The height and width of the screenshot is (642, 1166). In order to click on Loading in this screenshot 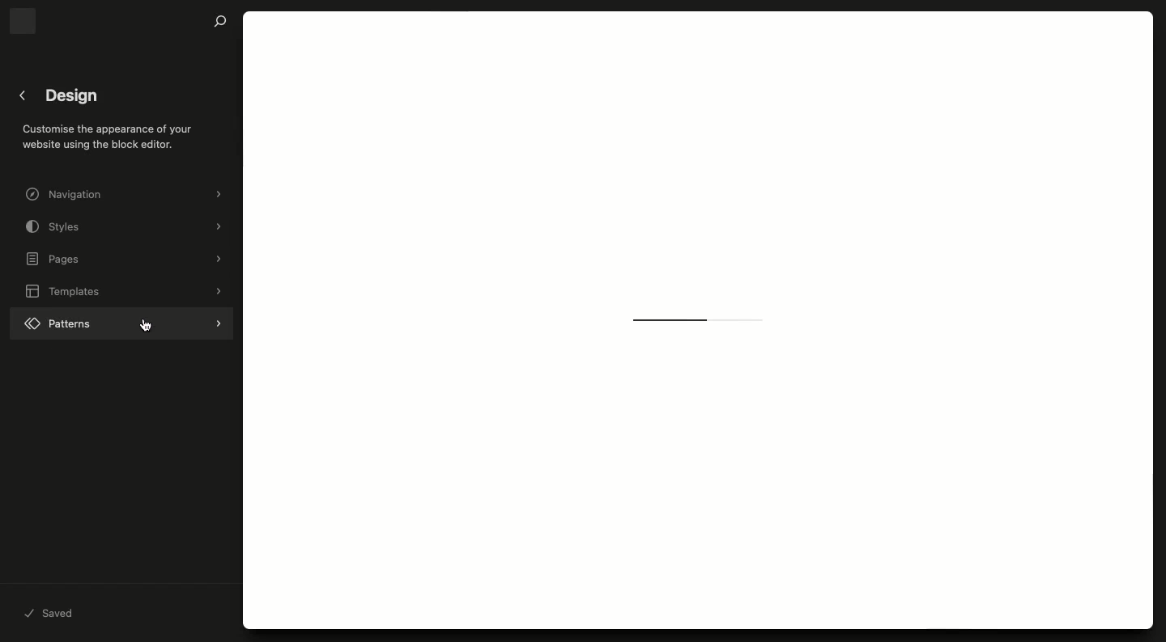, I will do `click(701, 319)`.